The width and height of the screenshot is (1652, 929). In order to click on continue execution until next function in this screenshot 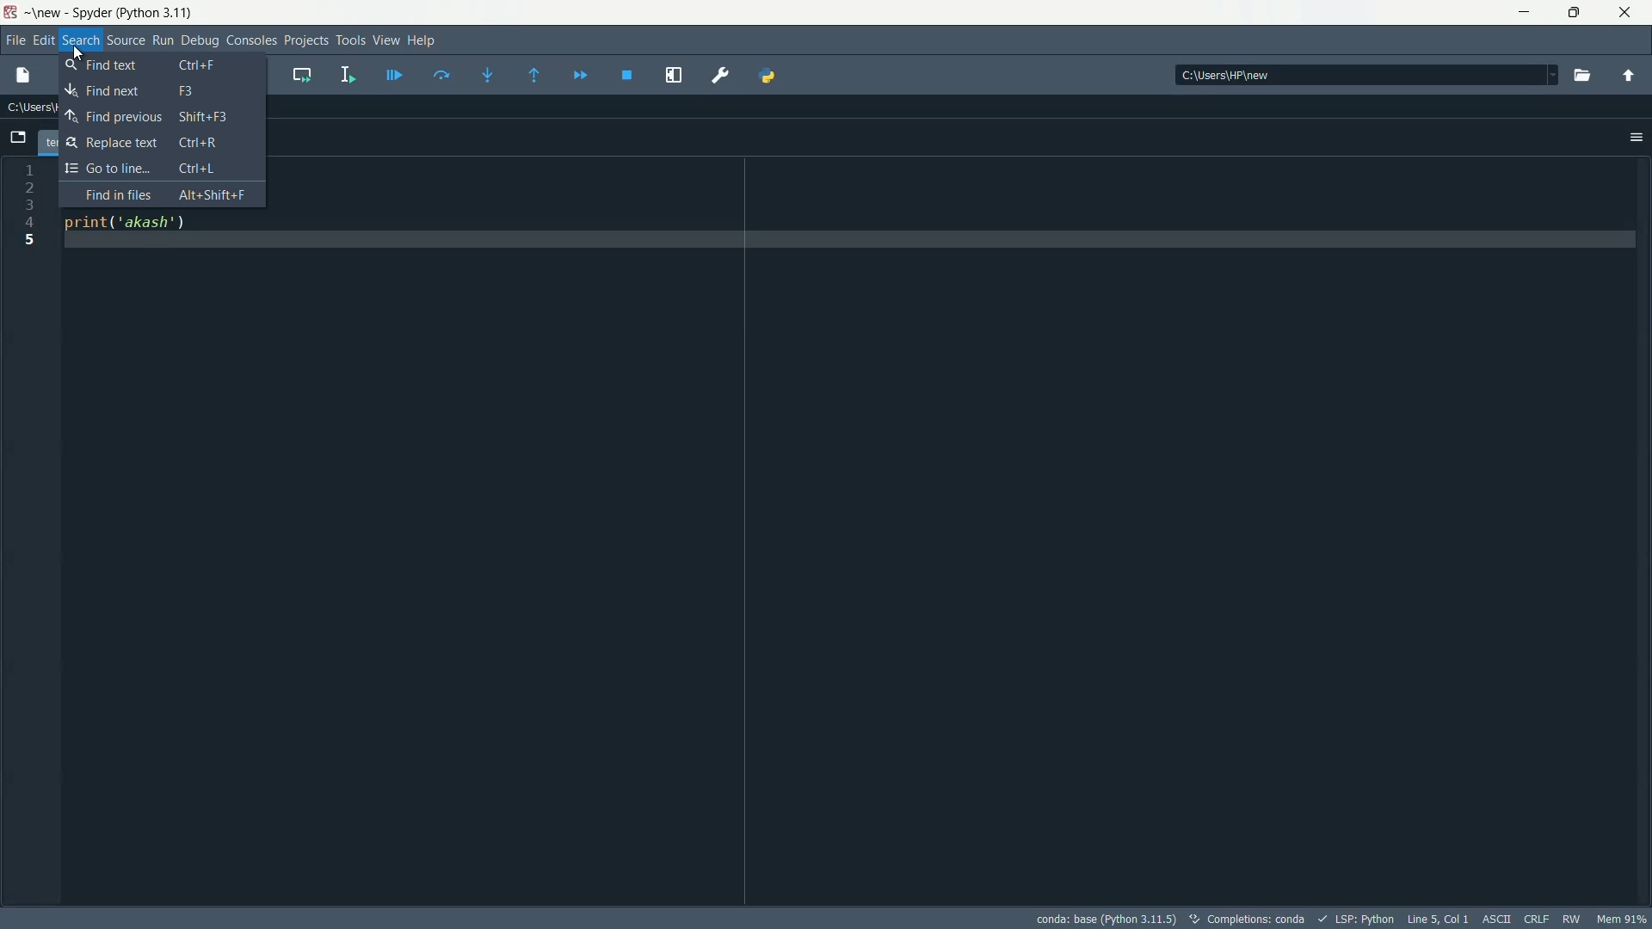, I will do `click(534, 75)`.